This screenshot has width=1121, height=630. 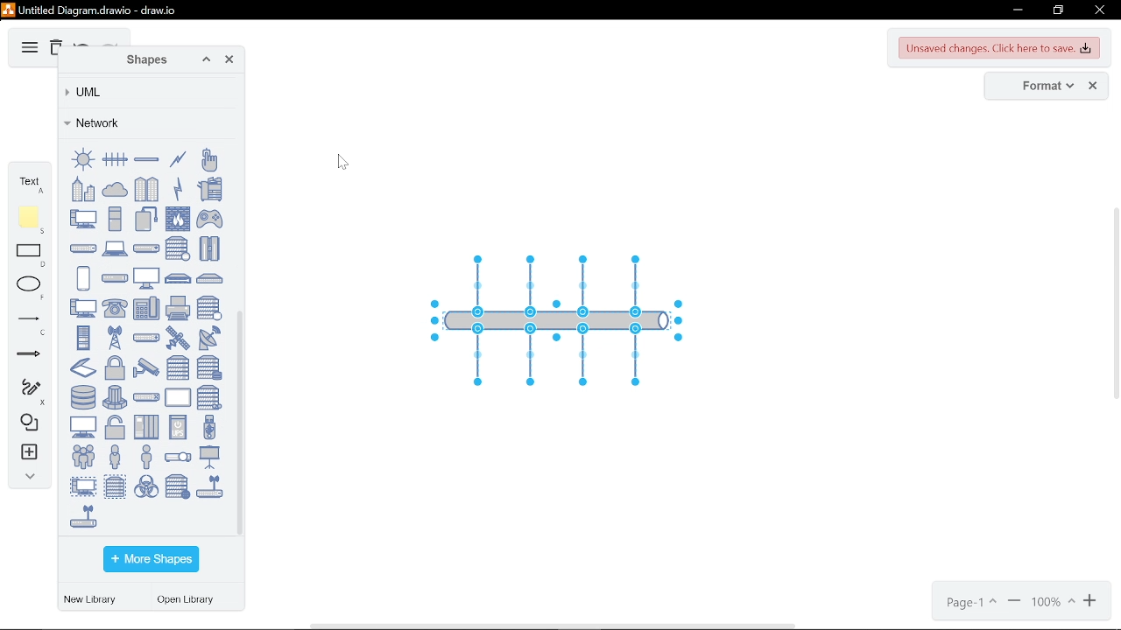 What do you see at coordinates (146, 248) in the screenshot?
I see `load balancer` at bounding box center [146, 248].